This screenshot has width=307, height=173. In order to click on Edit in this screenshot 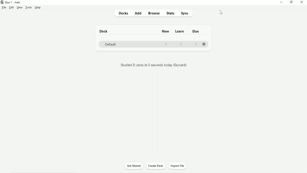, I will do `click(12, 8)`.